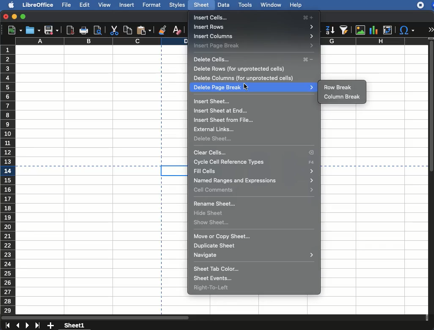 Image resolution: width=434 pixels, height=330 pixels. I want to click on delete rows (for unprotected cells), so click(239, 69).